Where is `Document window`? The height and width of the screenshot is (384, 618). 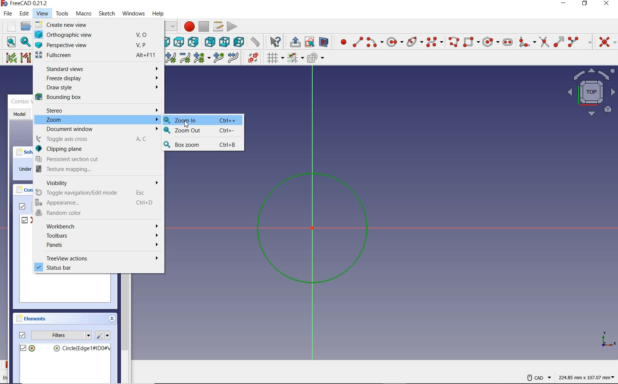 Document window is located at coordinates (69, 129).